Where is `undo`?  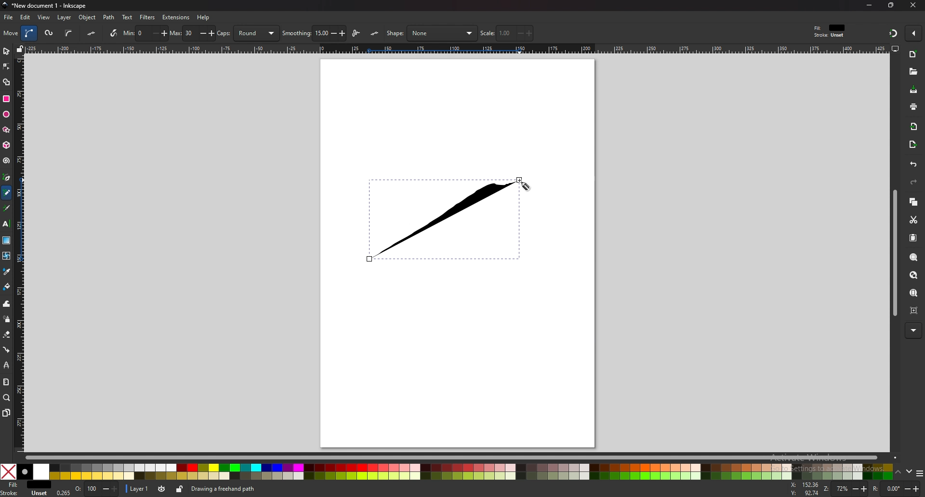
undo is located at coordinates (913, 165).